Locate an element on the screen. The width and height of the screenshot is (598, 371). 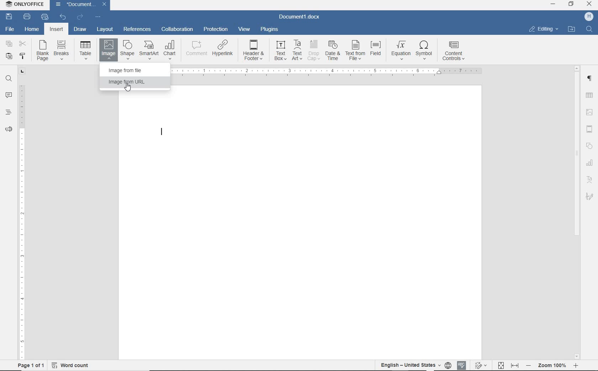
track changes is located at coordinates (482, 366).